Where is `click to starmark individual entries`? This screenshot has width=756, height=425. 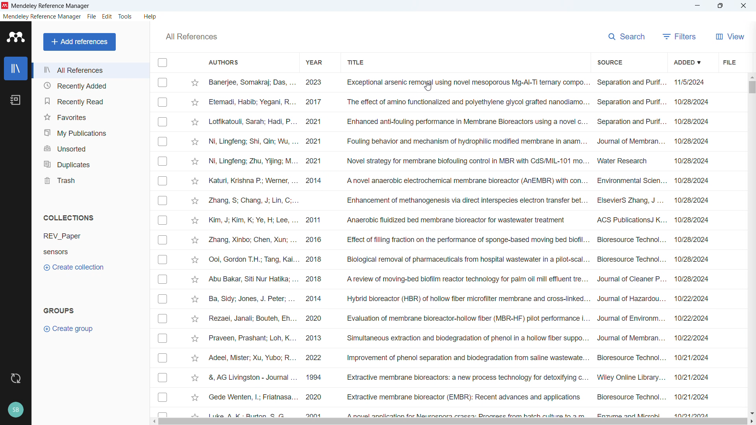
click to starmark individual entries is located at coordinates (195, 318).